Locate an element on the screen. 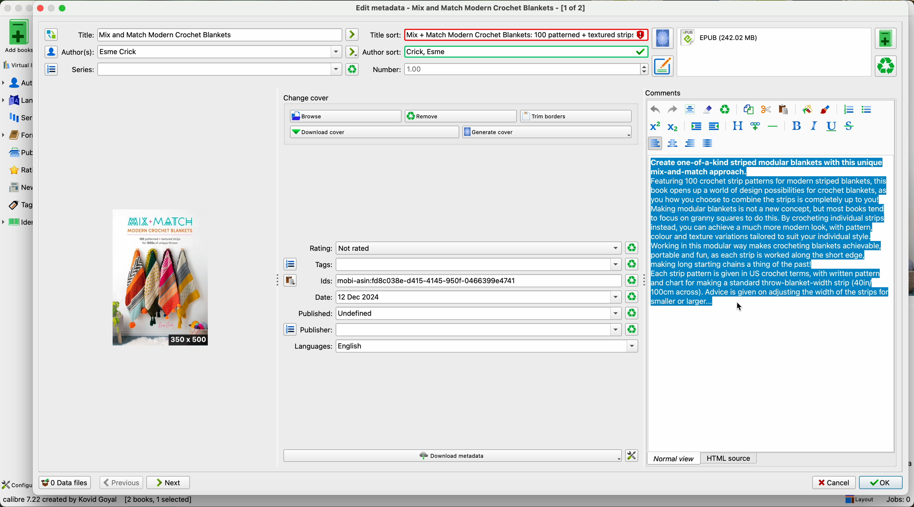 This screenshot has width=914, height=507. author sort is located at coordinates (504, 52).